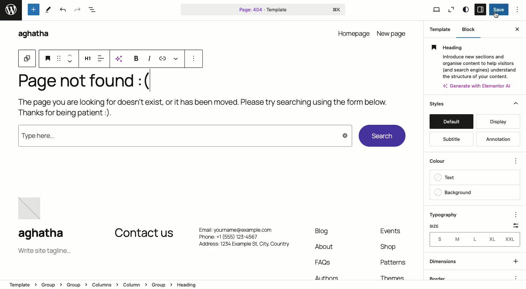 Image resolution: width=526 pixels, height=289 pixels. Describe the element at coordinates (476, 240) in the screenshot. I see `L` at that location.